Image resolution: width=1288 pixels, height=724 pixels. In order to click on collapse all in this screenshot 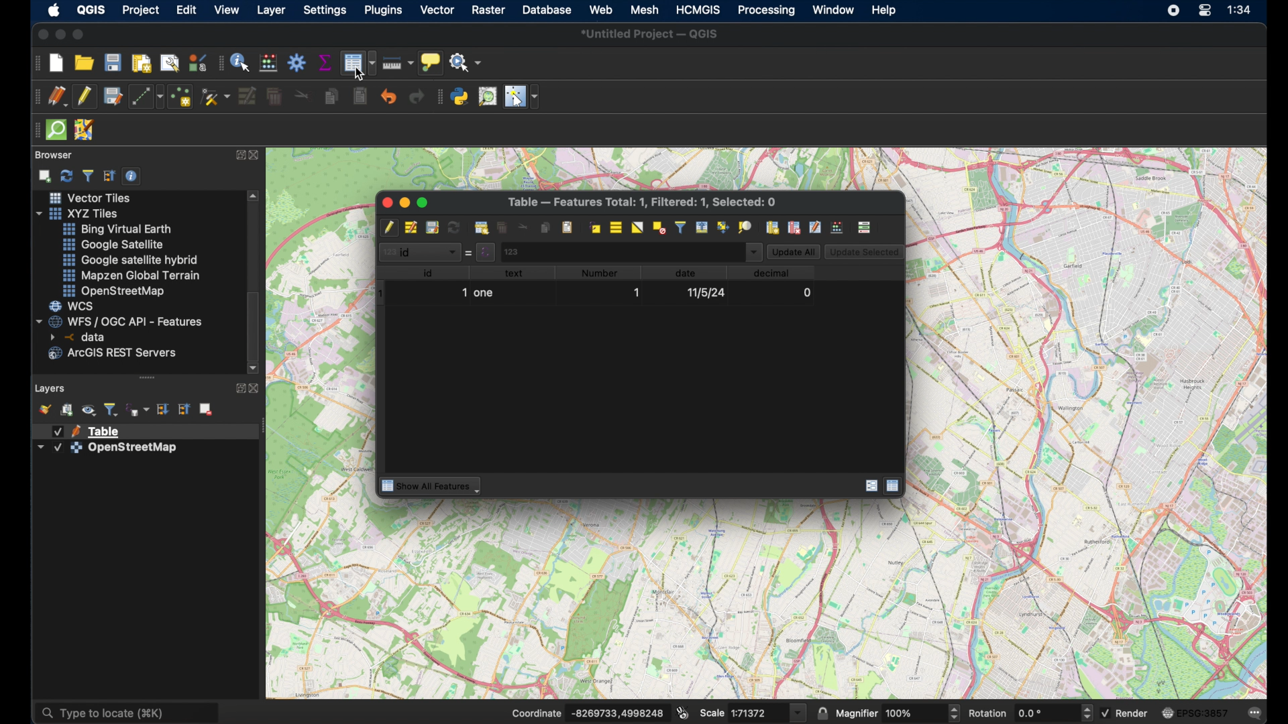, I will do `click(110, 175)`.